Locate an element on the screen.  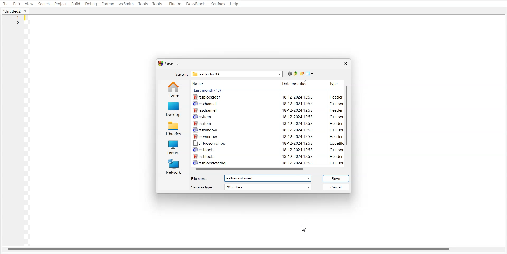
Up one level is located at coordinates (296, 74).